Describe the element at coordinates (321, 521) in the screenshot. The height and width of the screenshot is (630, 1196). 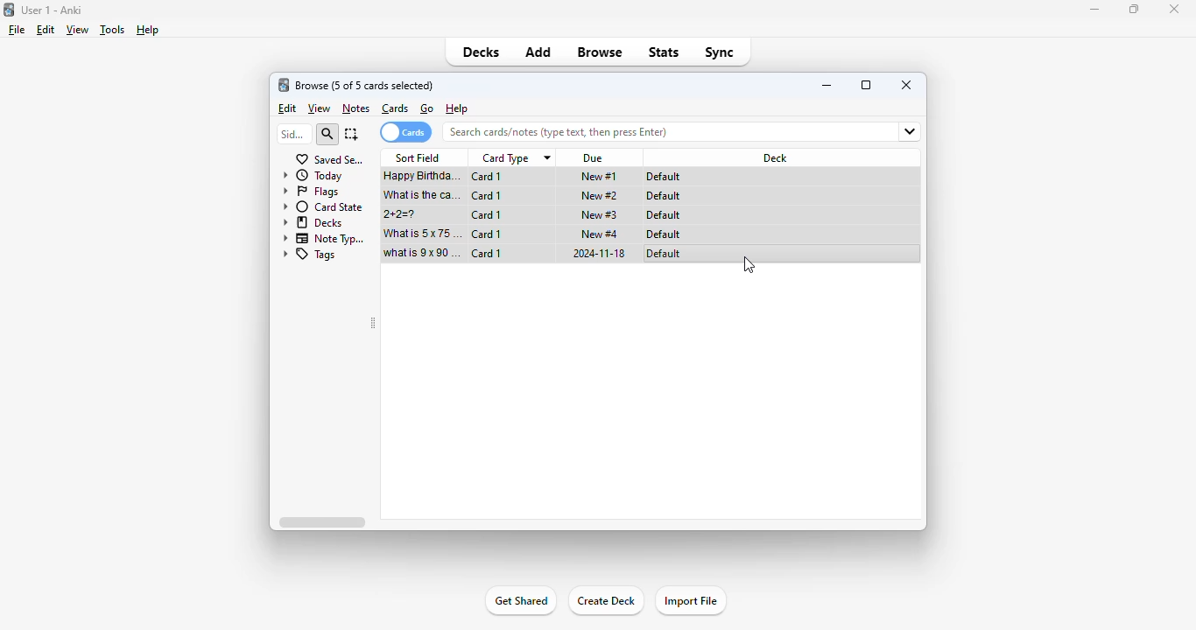
I see `horizontal scroll bar` at that location.